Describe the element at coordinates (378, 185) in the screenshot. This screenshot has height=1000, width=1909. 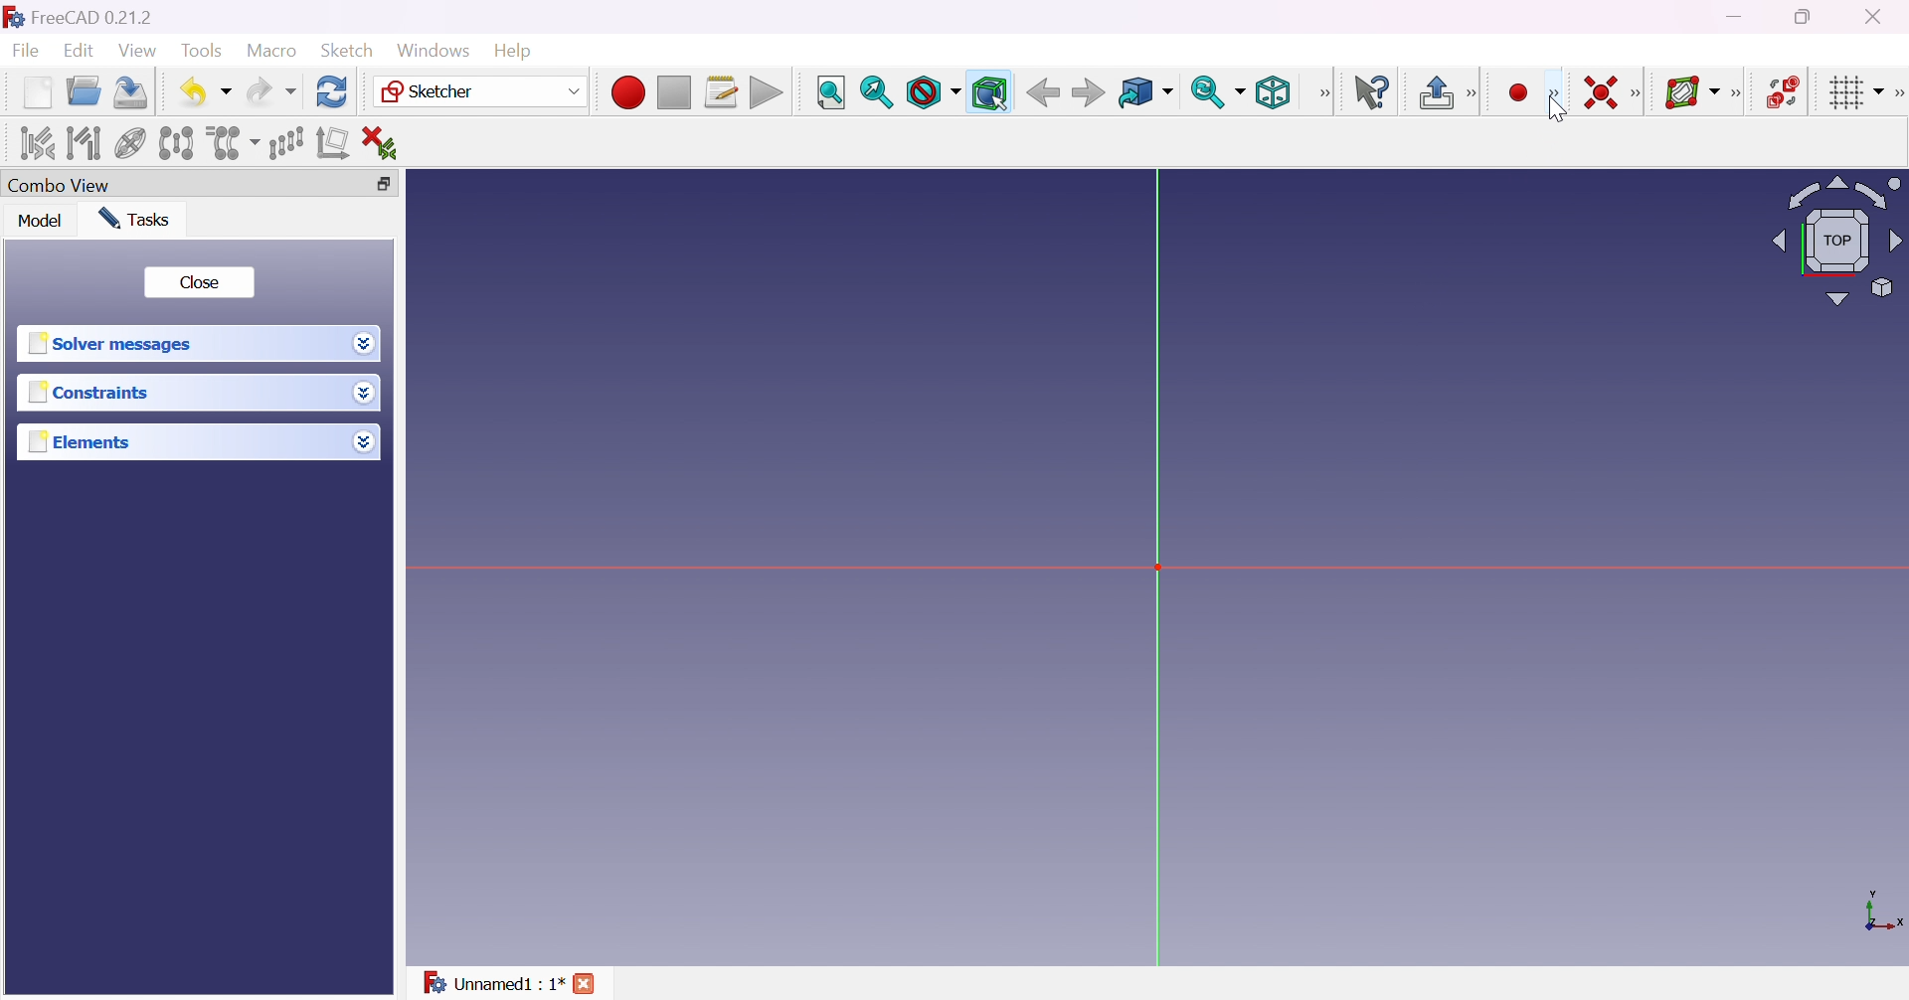
I see `Restore down` at that location.